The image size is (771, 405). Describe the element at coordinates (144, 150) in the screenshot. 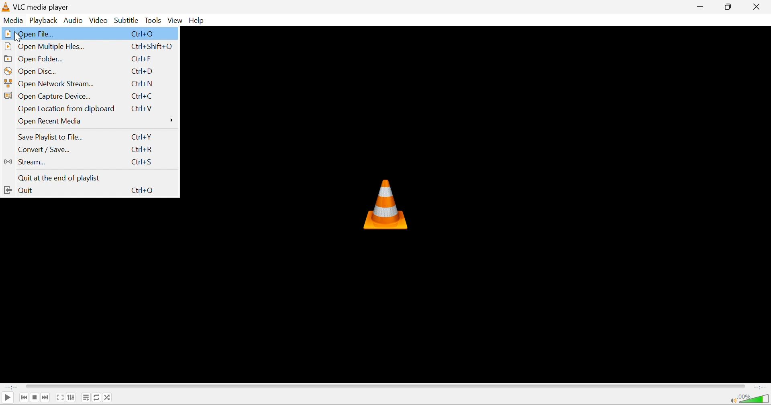

I see `Ctrl + R` at that location.